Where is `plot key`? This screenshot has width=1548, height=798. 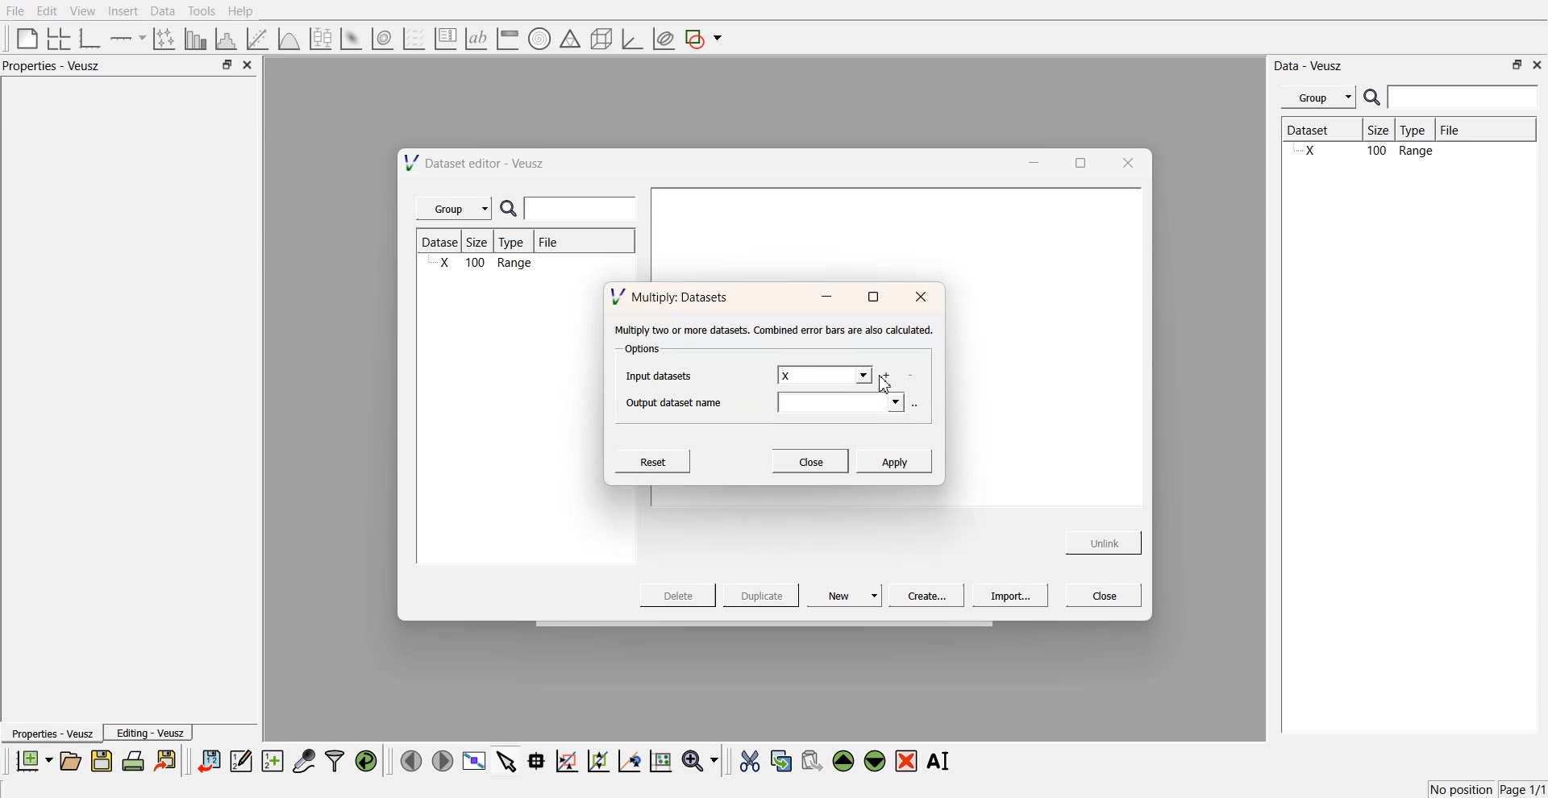
plot key is located at coordinates (445, 39).